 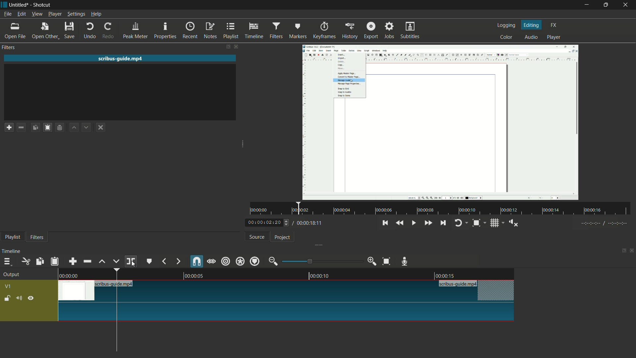 I want to click on open file, so click(x=14, y=30).